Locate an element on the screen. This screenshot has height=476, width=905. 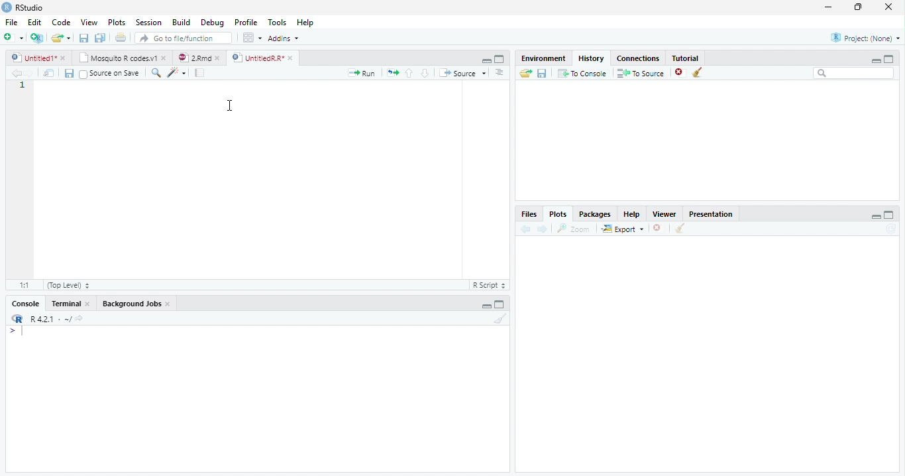
Compile Report is located at coordinates (201, 72).